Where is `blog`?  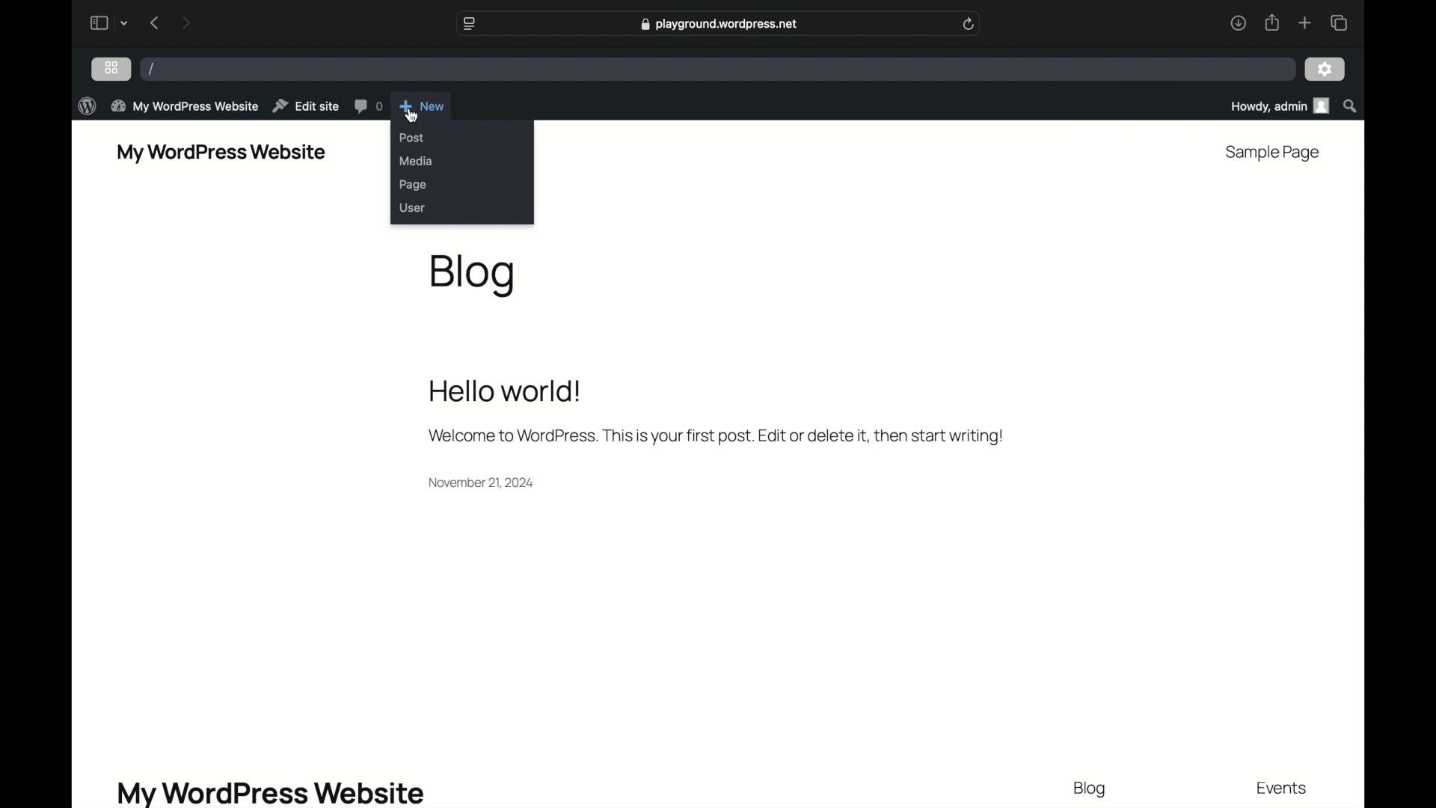
blog is located at coordinates (1090, 789).